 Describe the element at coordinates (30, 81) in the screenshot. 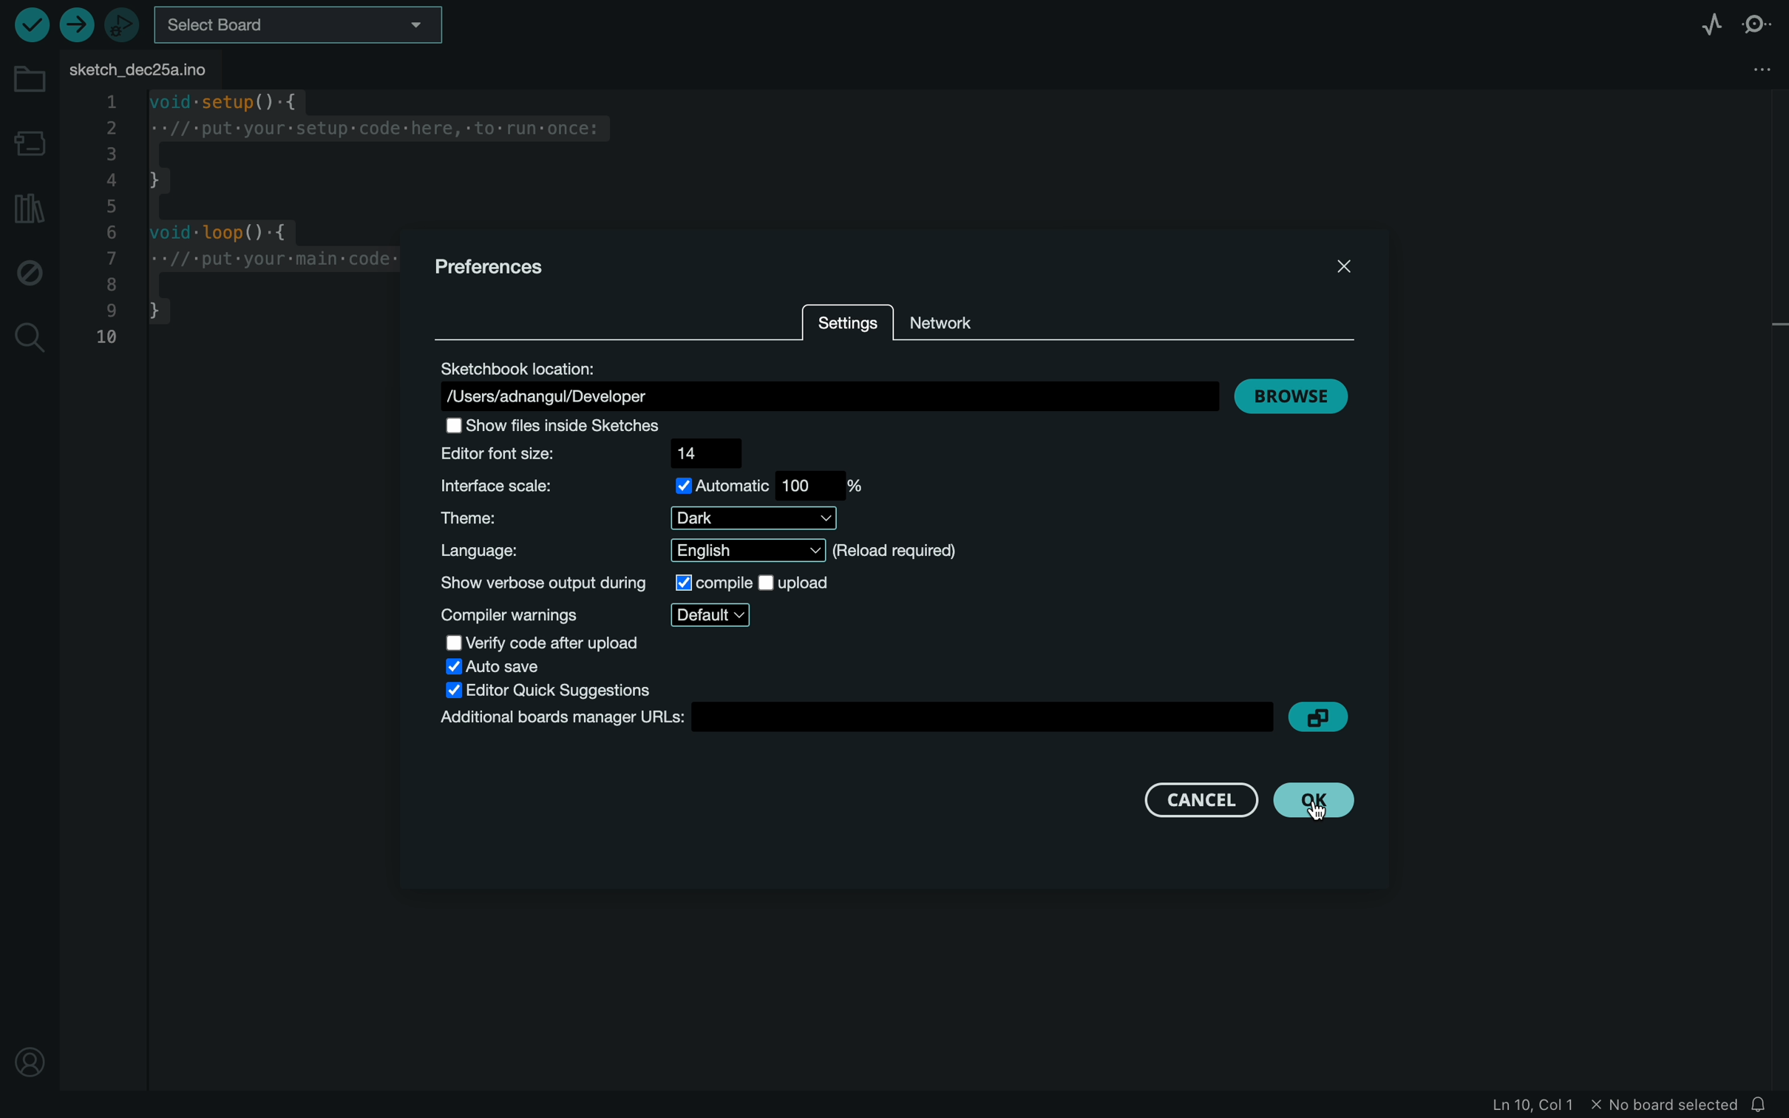

I see `folder` at that location.